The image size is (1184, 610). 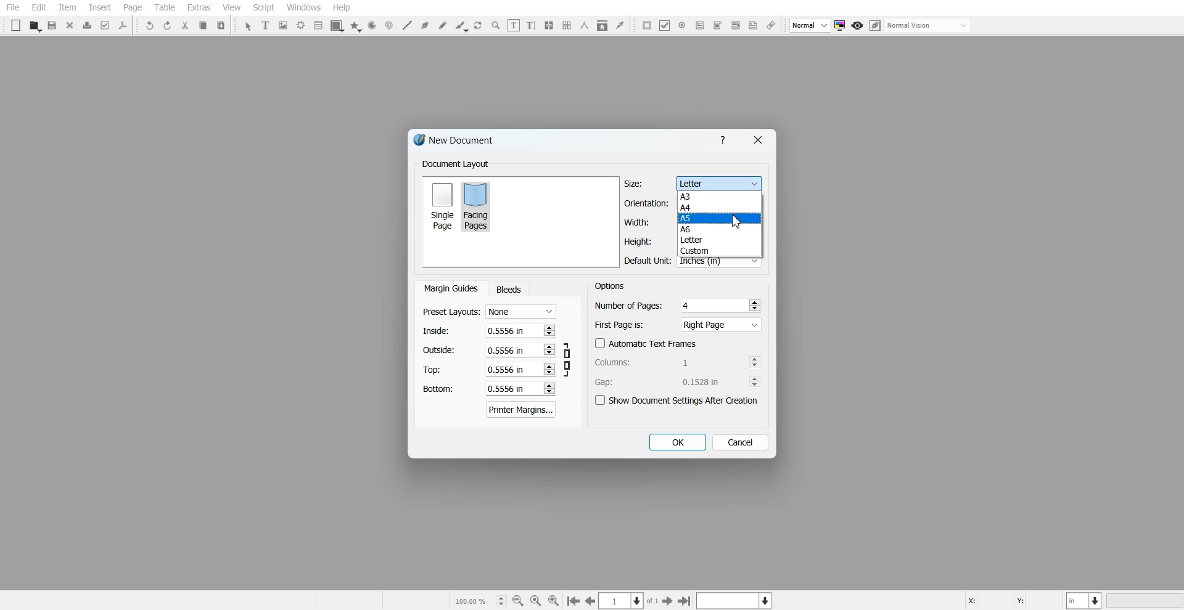 What do you see at coordinates (266, 25) in the screenshot?
I see `Text Frame` at bounding box center [266, 25].